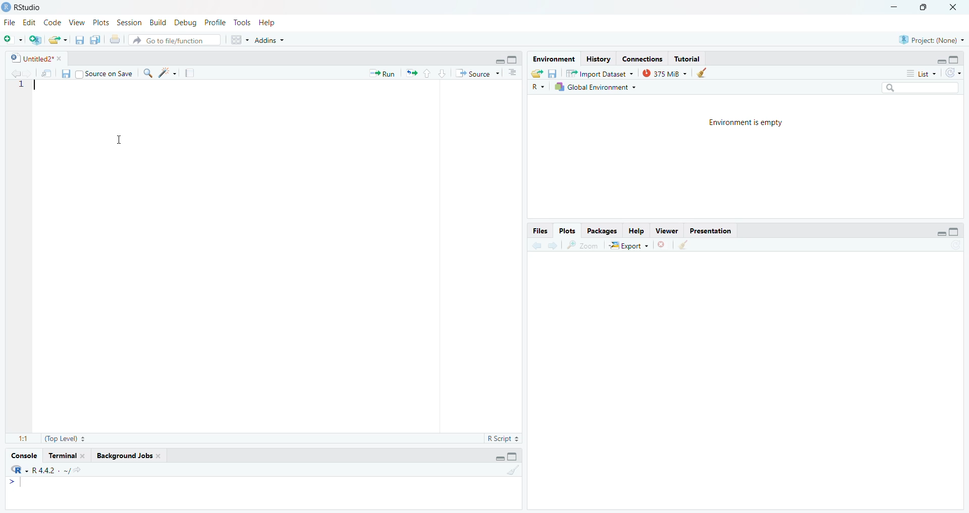  Describe the element at coordinates (955, 58) in the screenshot. I see `hide console` at that location.